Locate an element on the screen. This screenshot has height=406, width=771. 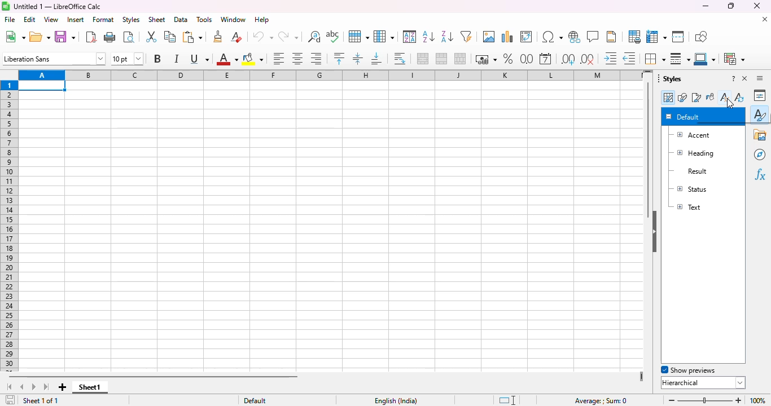
properties is located at coordinates (760, 95).